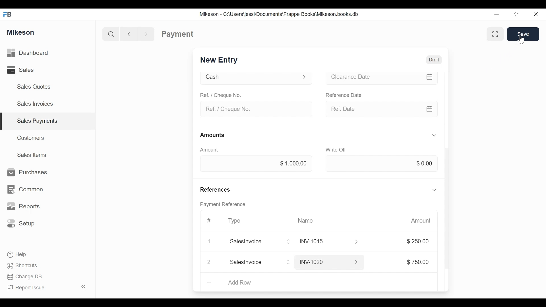  I want to click on Sales payments, so click(38, 121).